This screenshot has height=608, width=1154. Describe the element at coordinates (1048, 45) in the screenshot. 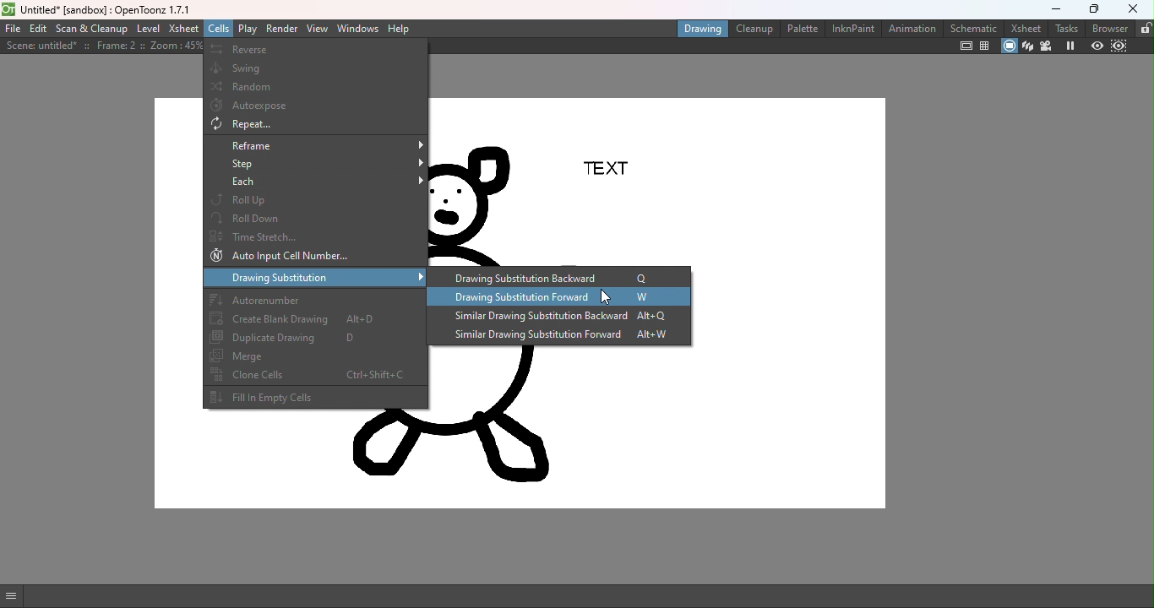

I see `Camera view` at that location.